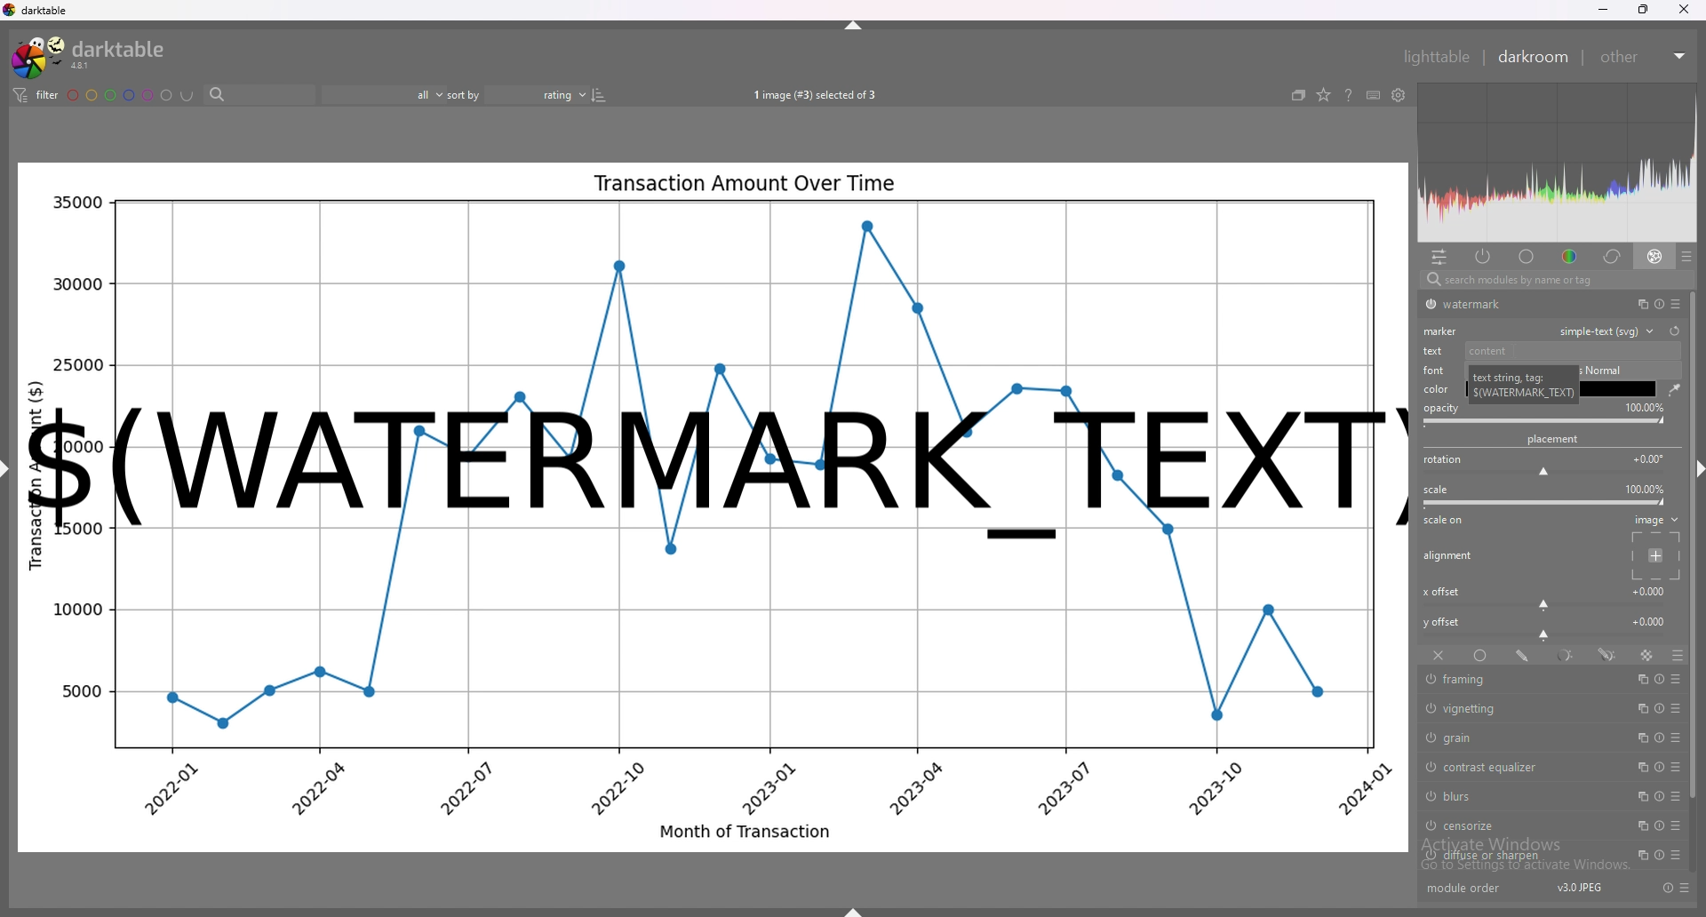 The image size is (1706, 917). What do you see at coordinates (1686, 256) in the screenshot?
I see `presets` at bounding box center [1686, 256].